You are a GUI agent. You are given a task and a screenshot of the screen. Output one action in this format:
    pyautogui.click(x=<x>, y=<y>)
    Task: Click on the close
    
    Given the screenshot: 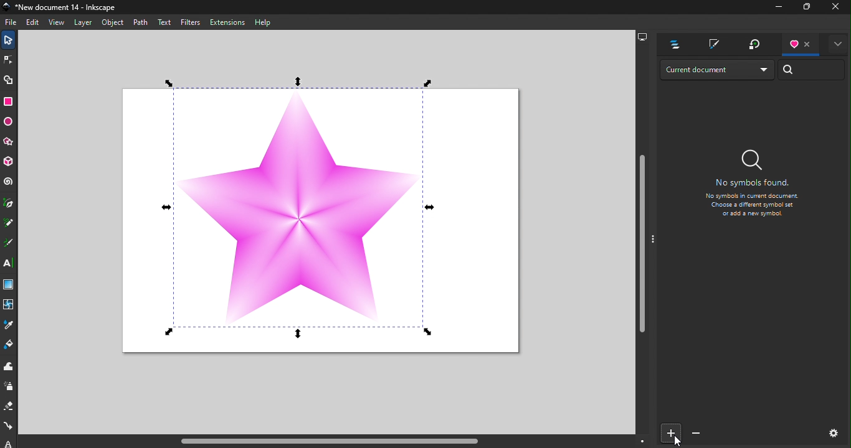 What is the action you would take?
    pyautogui.click(x=836, y=7)
    